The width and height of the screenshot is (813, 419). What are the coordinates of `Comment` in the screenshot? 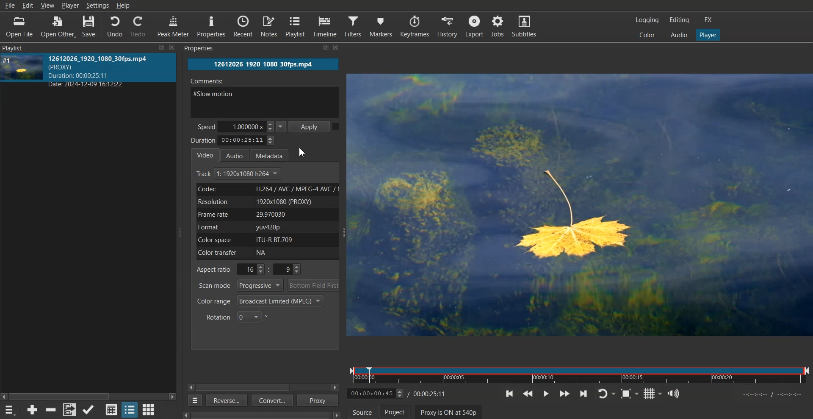 It's located at (265, 96).